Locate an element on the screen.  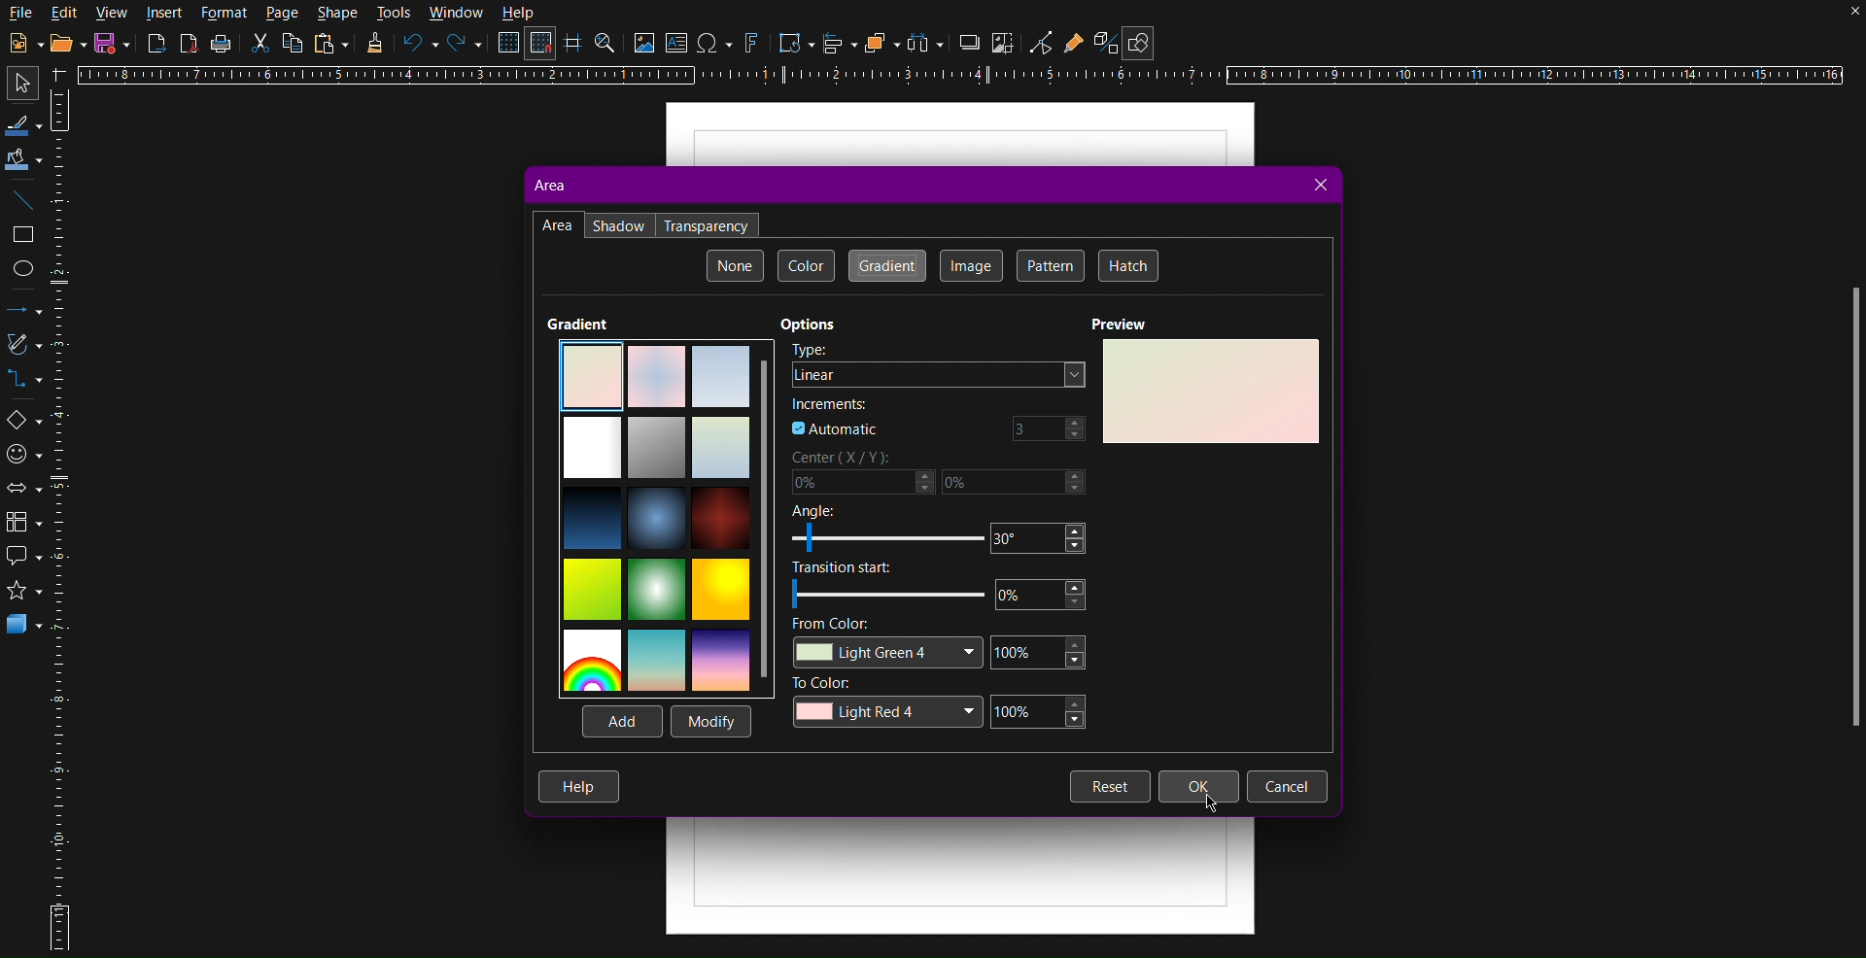
Gradient (selected) is located at coordinates (885, 265).